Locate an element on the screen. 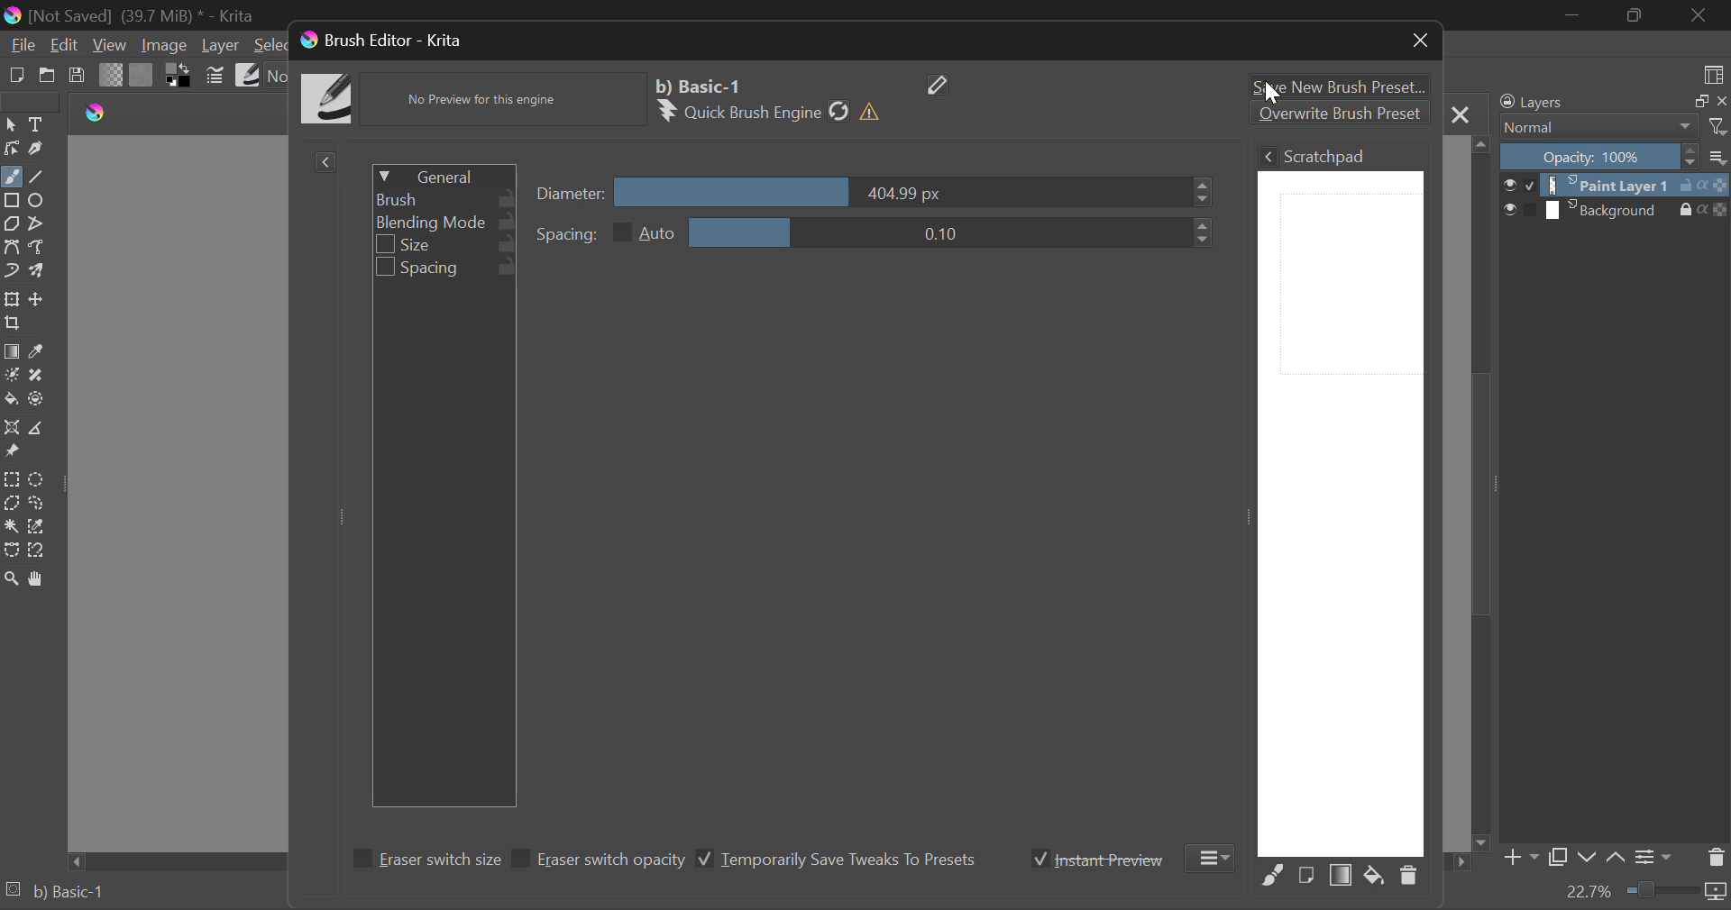 The image size is (1731, 910). Eyedropper is located at coordinates (40, 351).